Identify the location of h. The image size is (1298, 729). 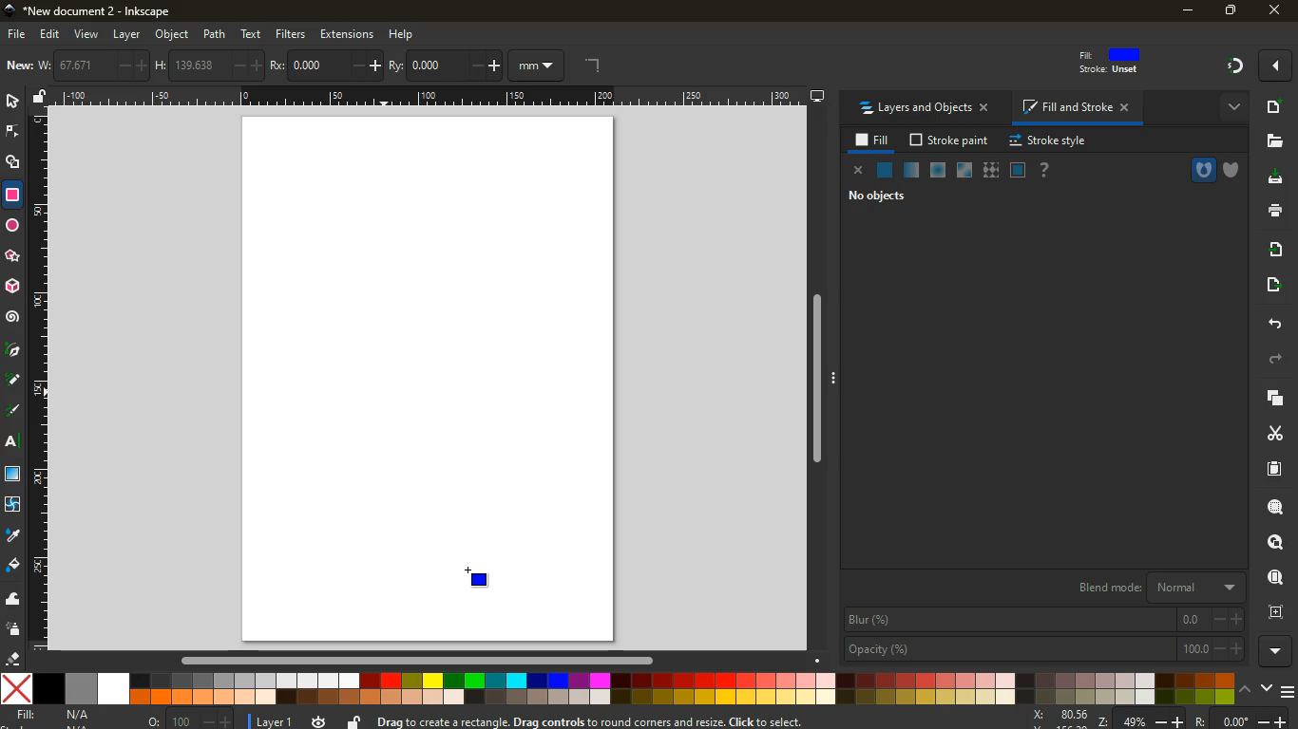
(209, 65).